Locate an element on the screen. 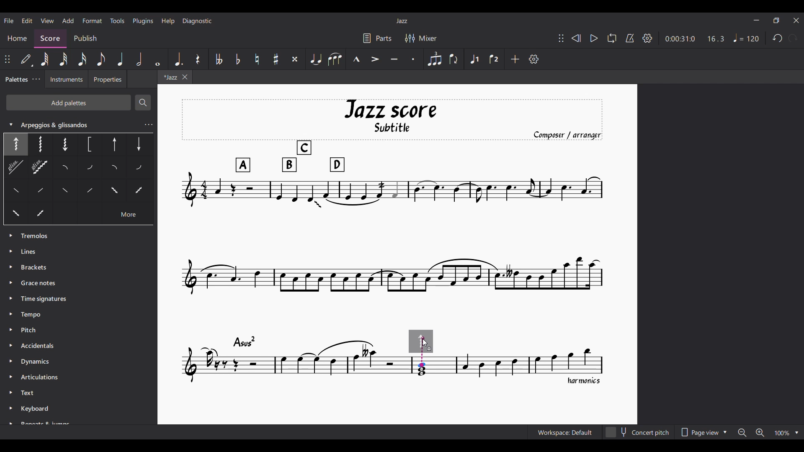 This screenshot has width=804, height=452. Mixer settings is located at coordinates (421, 38).